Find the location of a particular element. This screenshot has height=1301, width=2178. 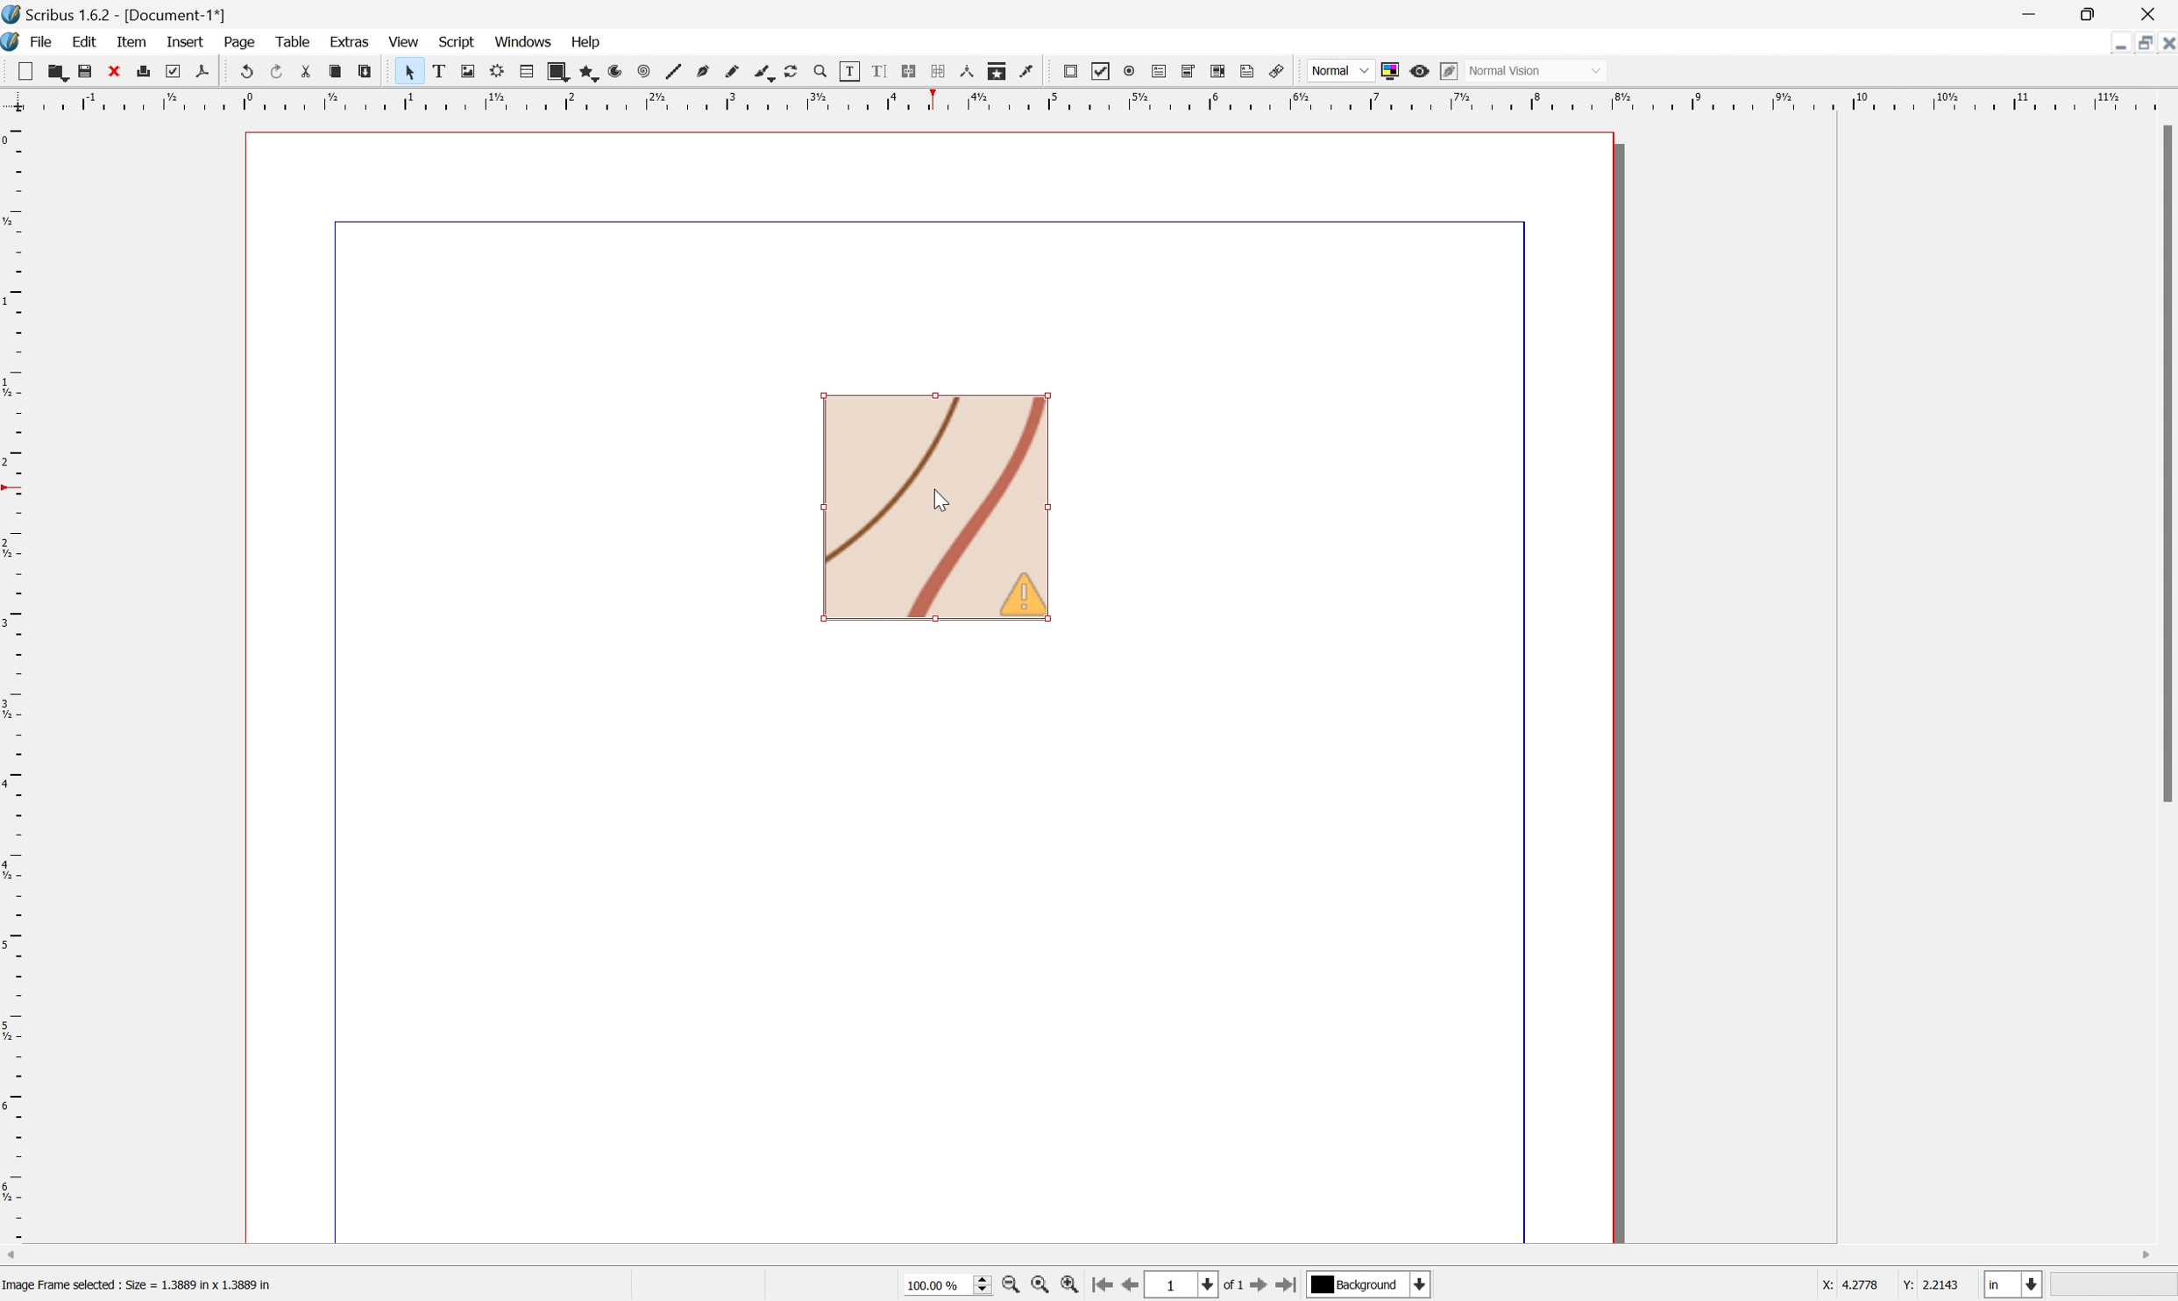

Spiral is located at coordinates (649, 70).